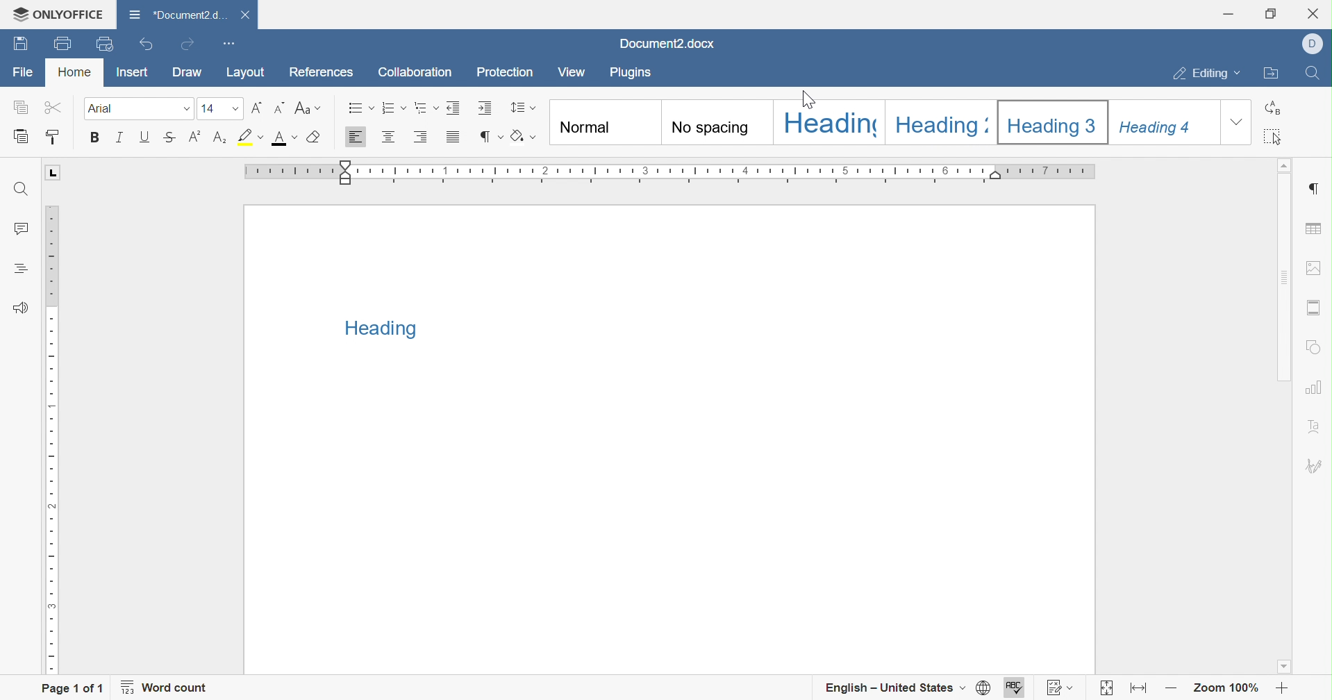 The height and width of the screenshot is (700, 1332). I want to click on Arial, so click(124, 109).